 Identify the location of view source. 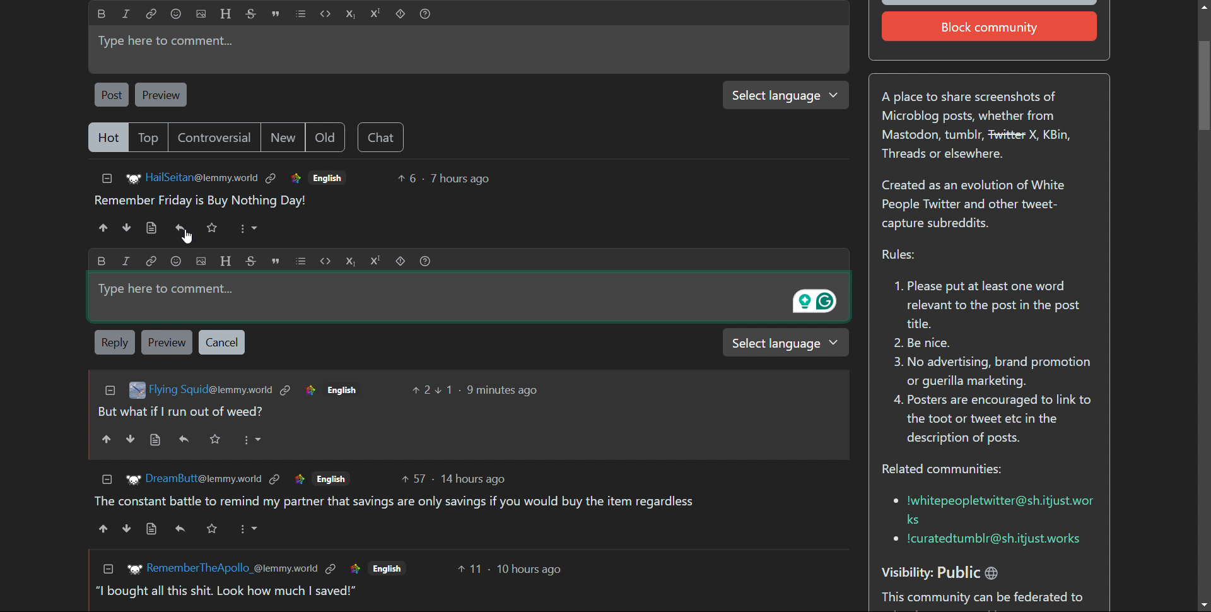
(151, 228).